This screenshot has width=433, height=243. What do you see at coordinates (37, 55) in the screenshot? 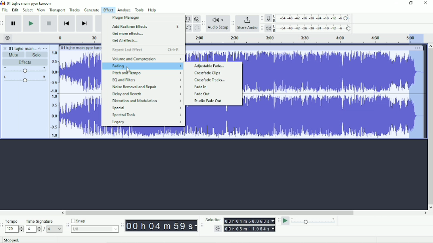
I see `Solo` at bounding box center [37, 55].